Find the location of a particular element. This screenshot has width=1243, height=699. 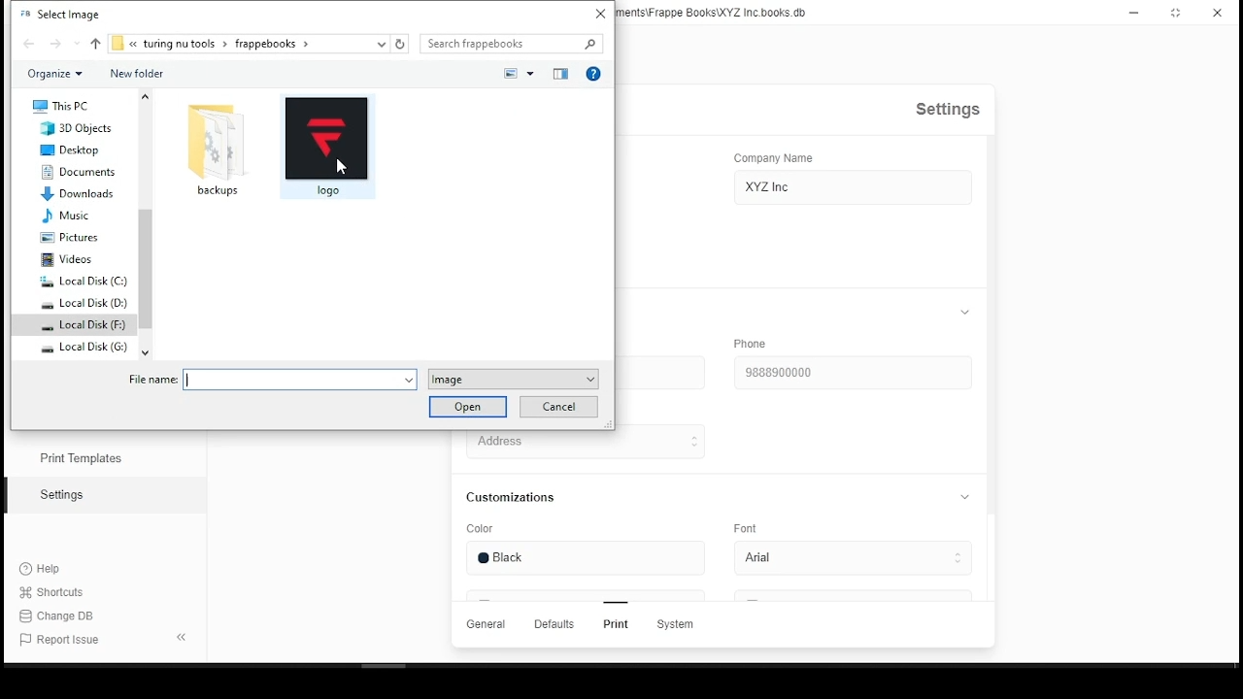

open is located at coordinates (466, 408).